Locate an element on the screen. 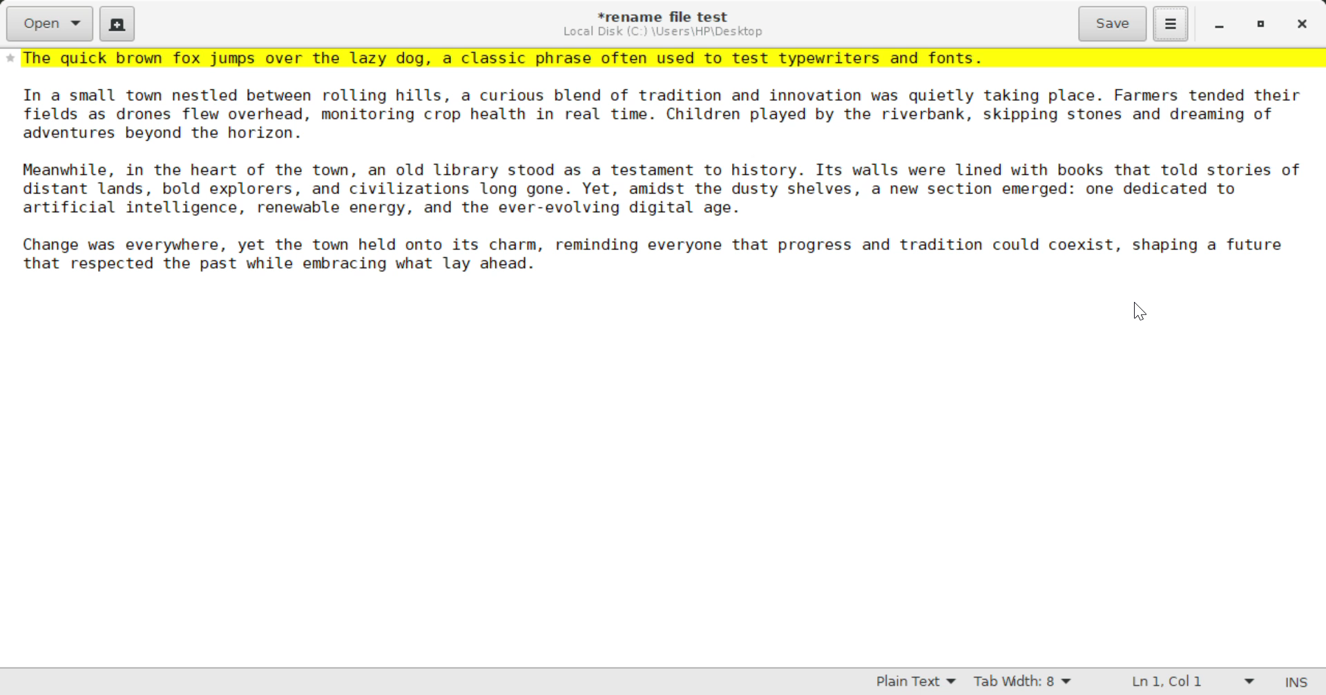 The width and height of the screenshot is (1326, 695). Restore Down is located at coordinates (1219, 26).